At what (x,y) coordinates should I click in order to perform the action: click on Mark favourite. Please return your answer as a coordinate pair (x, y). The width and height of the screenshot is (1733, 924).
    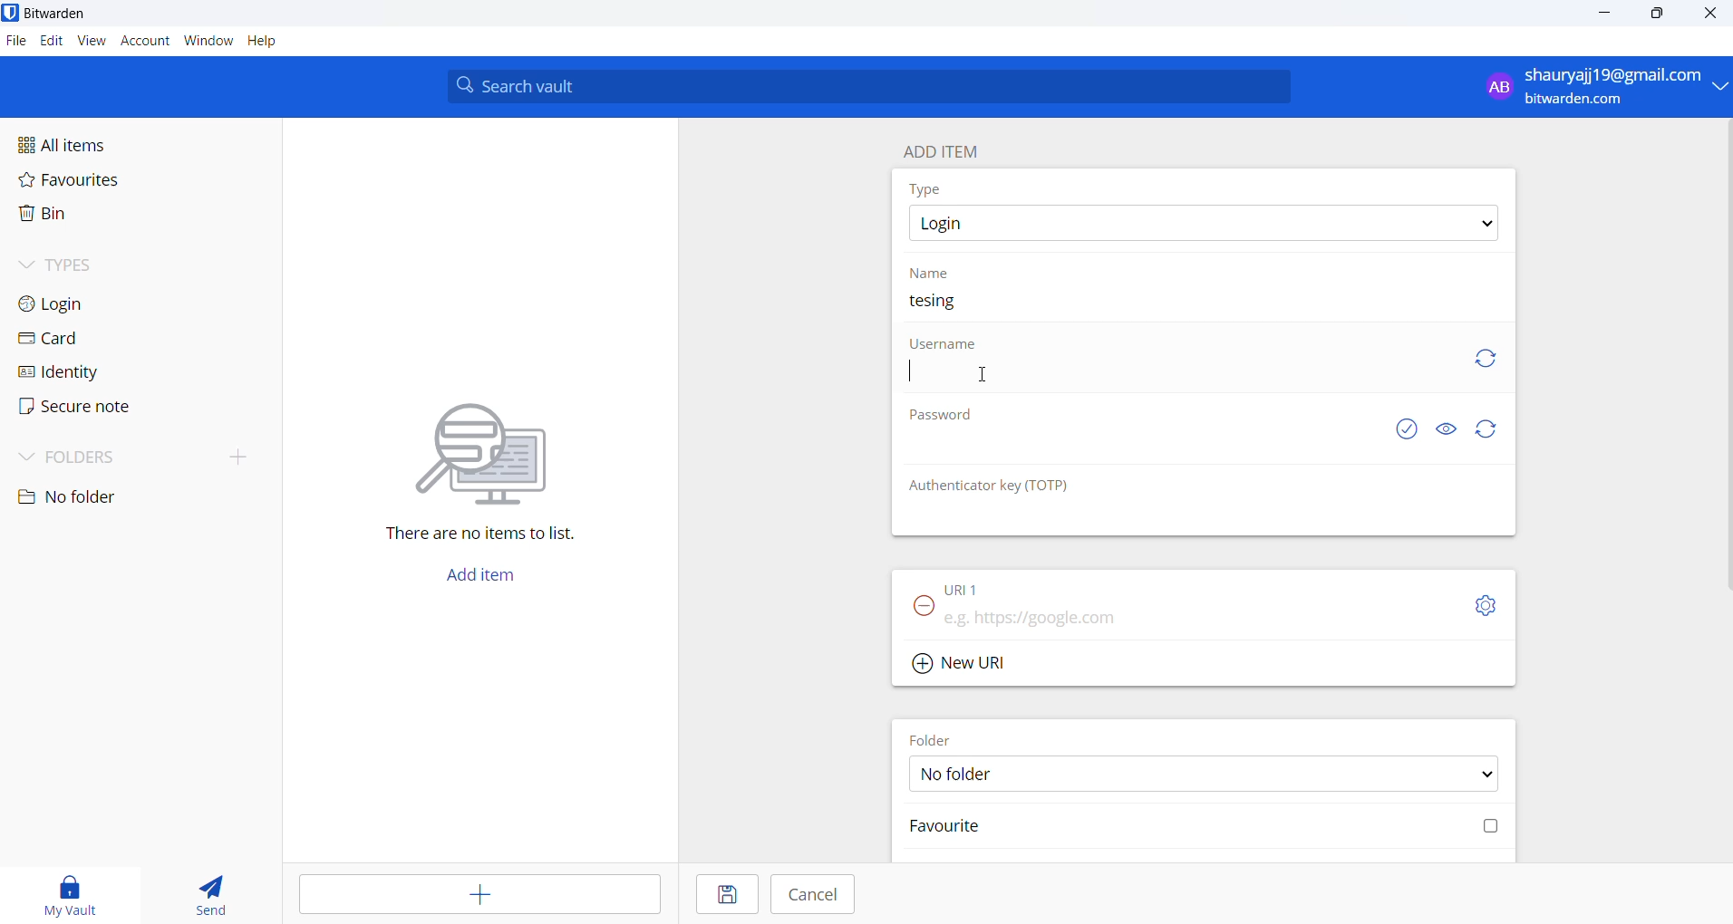
    Looking at the image, I should click on (1203, 831).